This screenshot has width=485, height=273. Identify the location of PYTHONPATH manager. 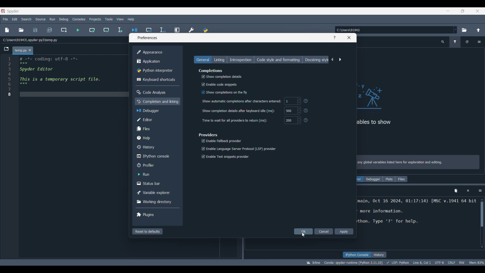
(206, 28).